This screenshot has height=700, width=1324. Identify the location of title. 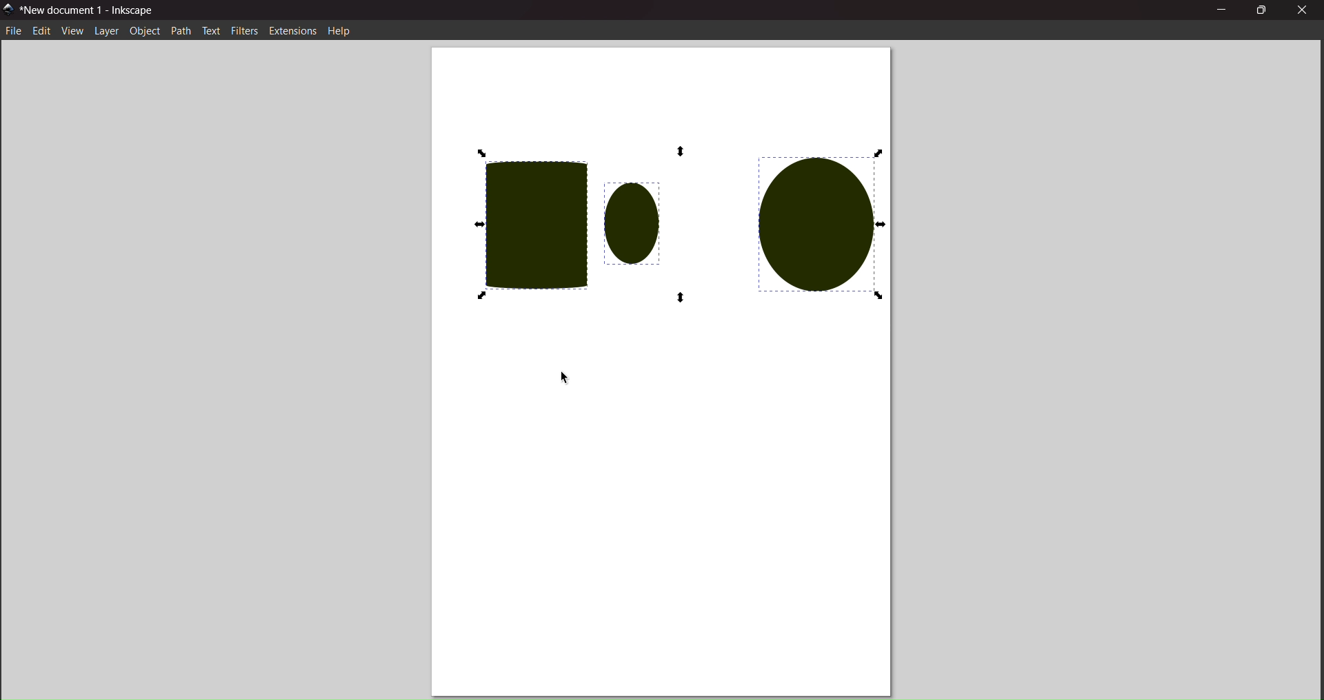
(91, 9).